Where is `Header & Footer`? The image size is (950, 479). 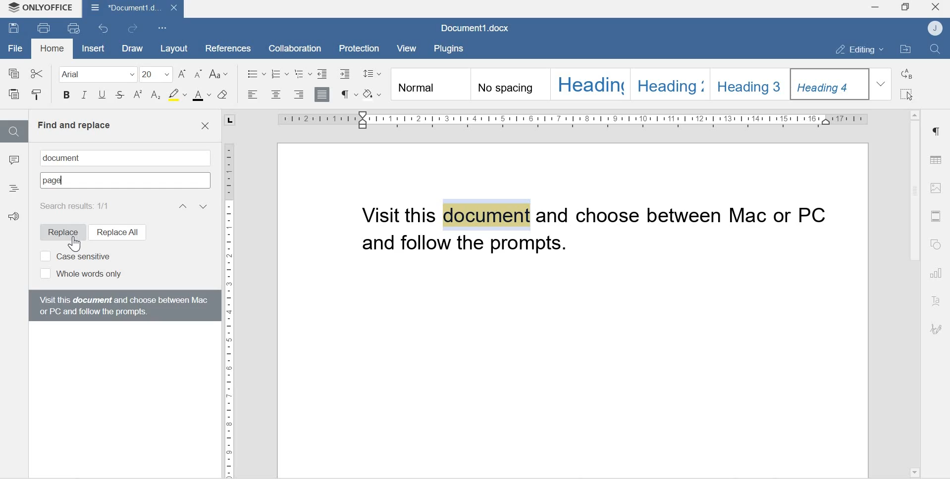 Header & Footer is located at coordinates (936, 216).